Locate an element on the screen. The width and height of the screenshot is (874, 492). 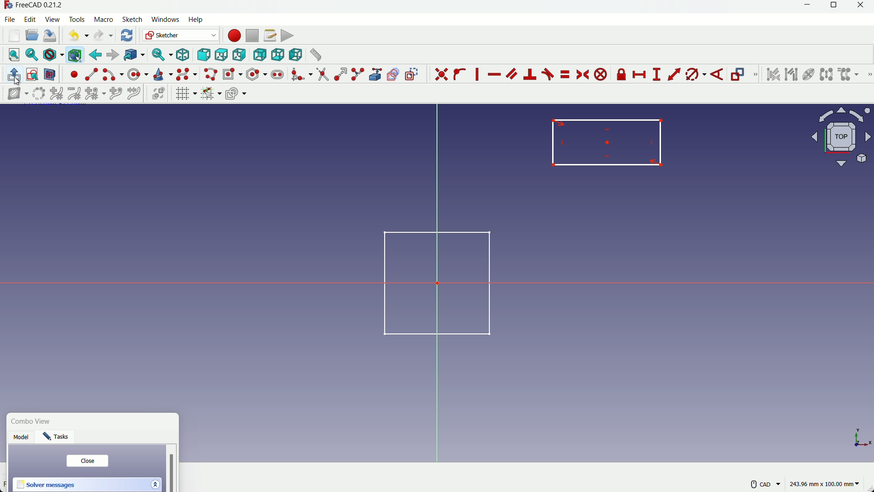
minimize is located at coordinates (805, 7).